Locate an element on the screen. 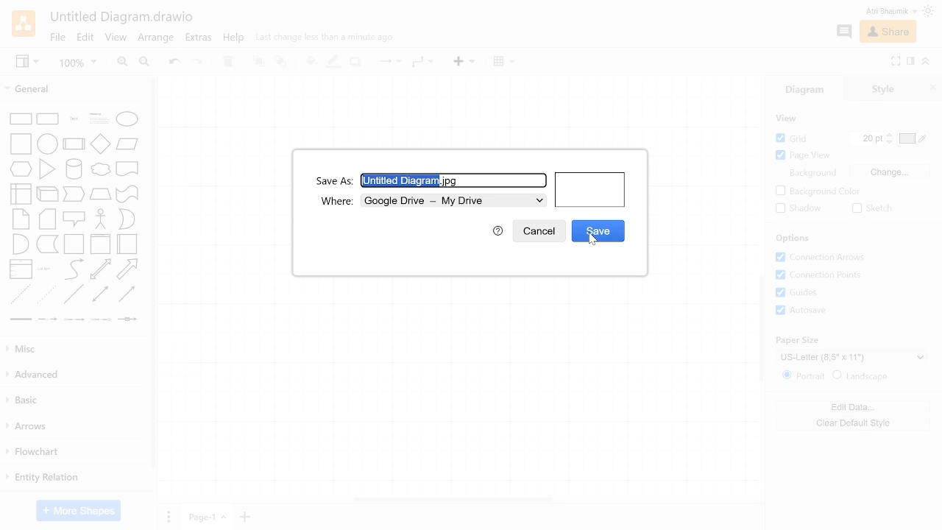  Share is located at coordinates (890, 32).